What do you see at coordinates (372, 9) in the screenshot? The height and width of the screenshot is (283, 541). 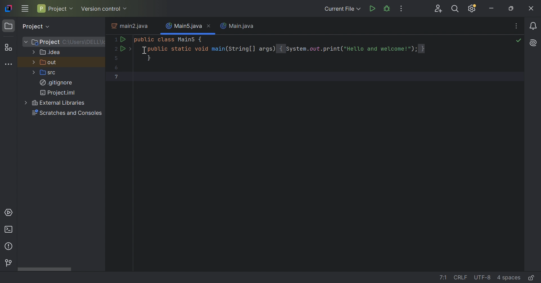 I see `Run` at bounding box center [372, 9].